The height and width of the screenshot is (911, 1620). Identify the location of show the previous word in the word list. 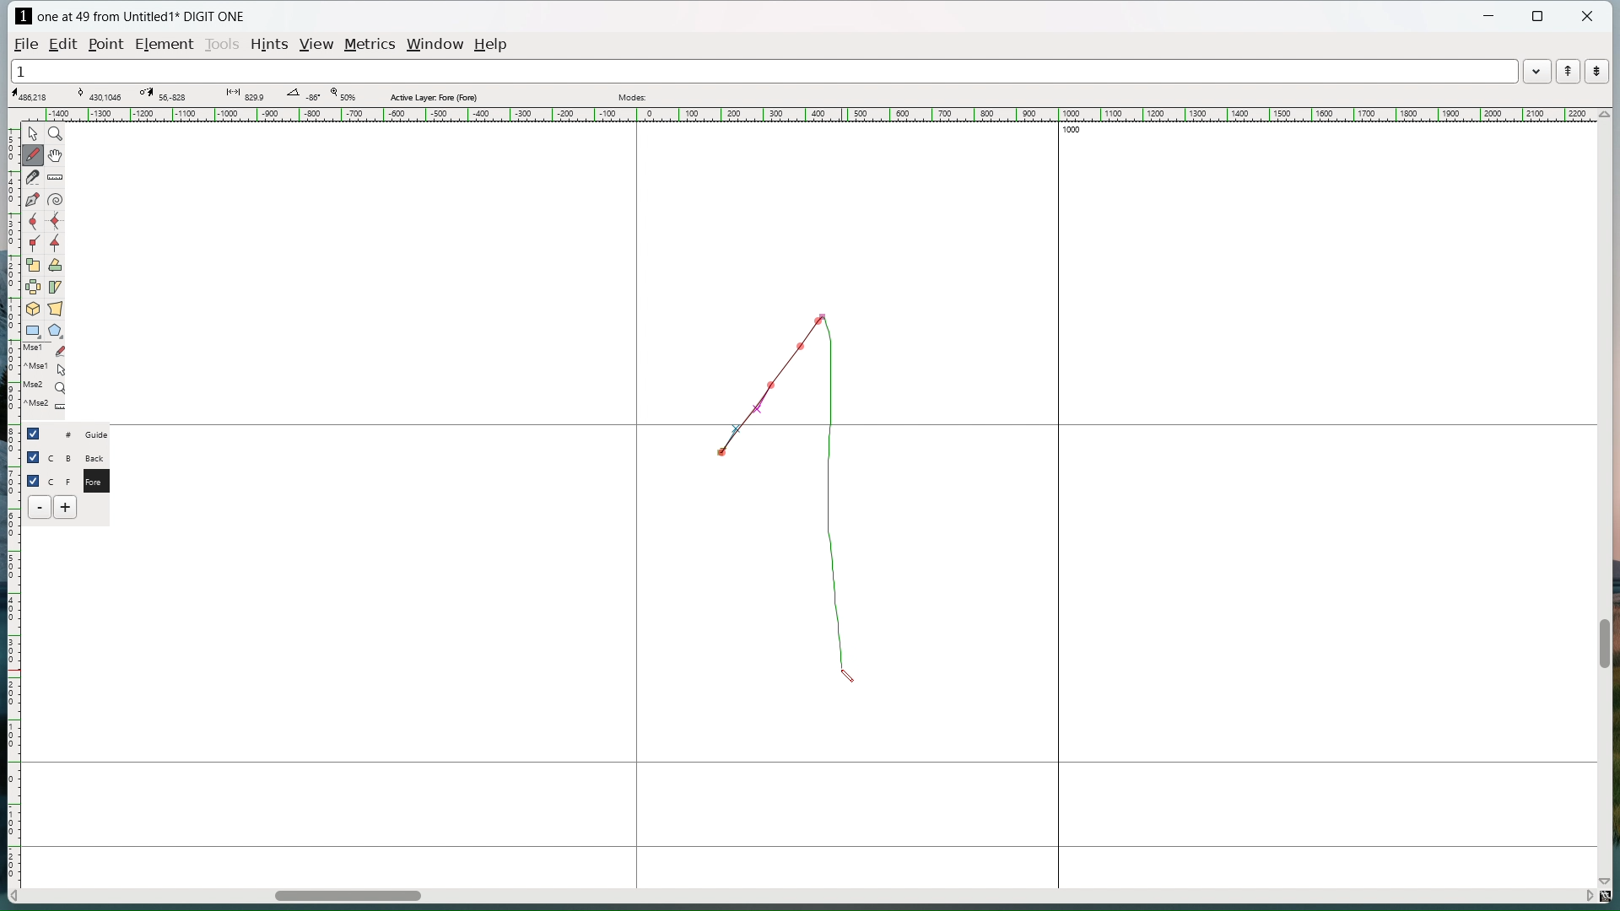
(1568, 71).